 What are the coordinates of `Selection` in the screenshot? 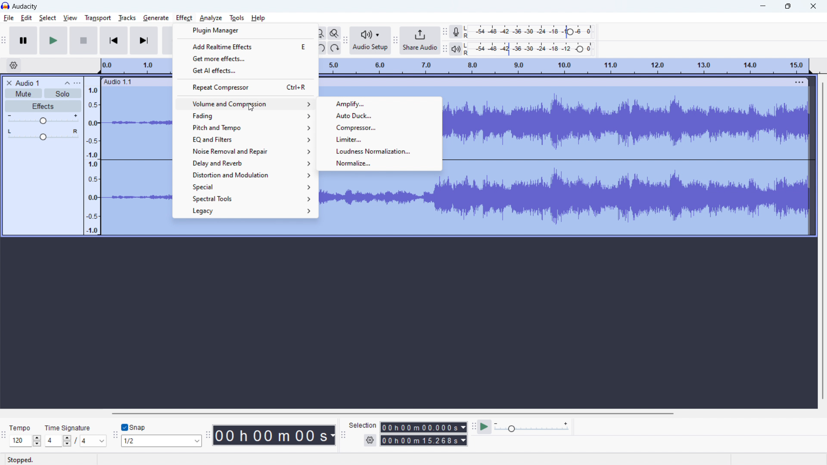 It's located at (363, 424).